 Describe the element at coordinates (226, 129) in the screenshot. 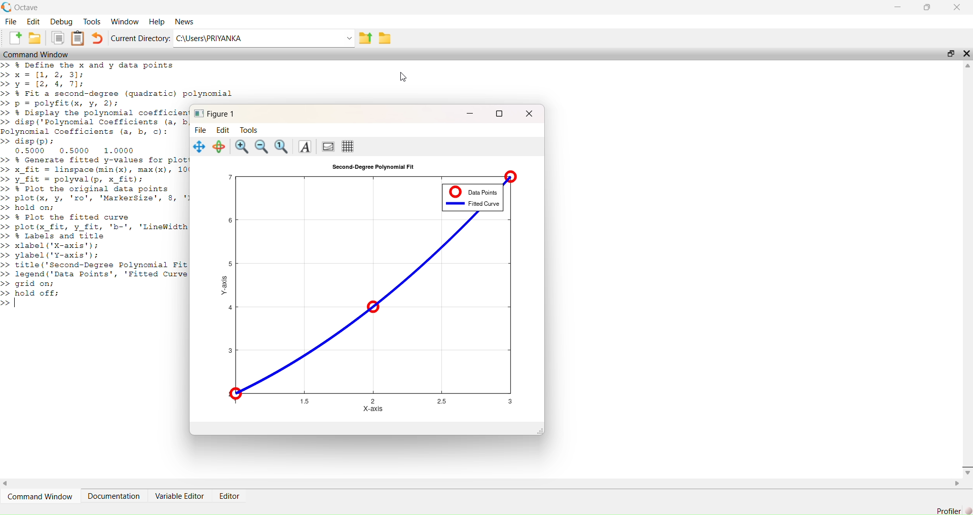

I see `Edit` at that location.